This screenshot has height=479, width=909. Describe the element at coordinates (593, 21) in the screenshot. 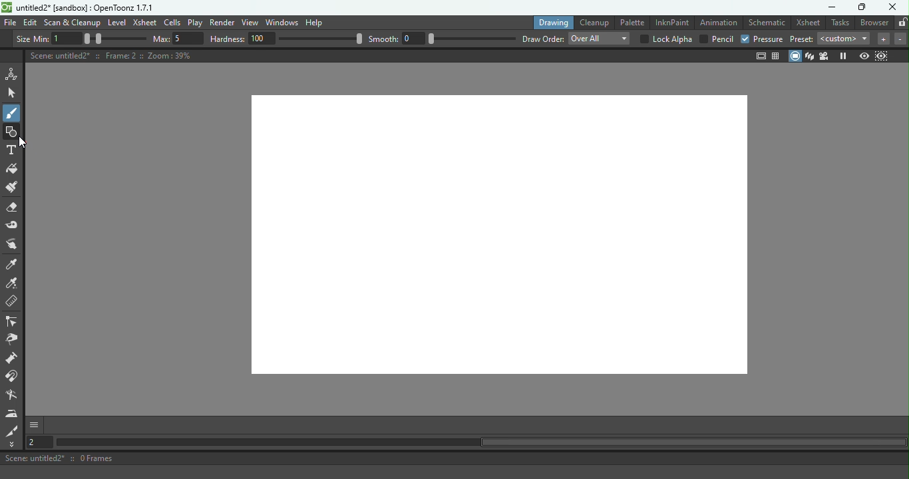

I see `Cleanup` at that location.